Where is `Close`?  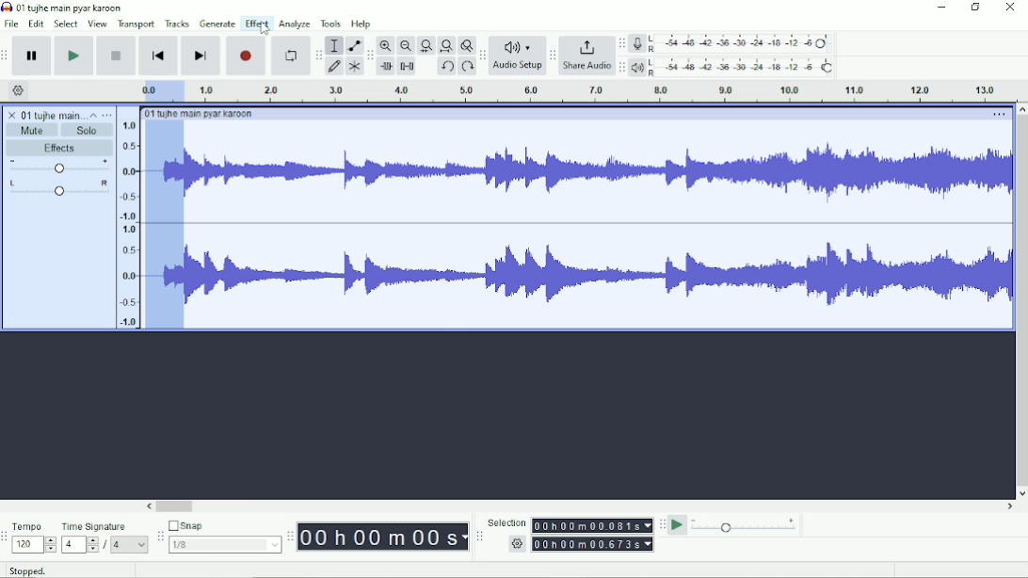 Close is located at coordinates (1009, 8).